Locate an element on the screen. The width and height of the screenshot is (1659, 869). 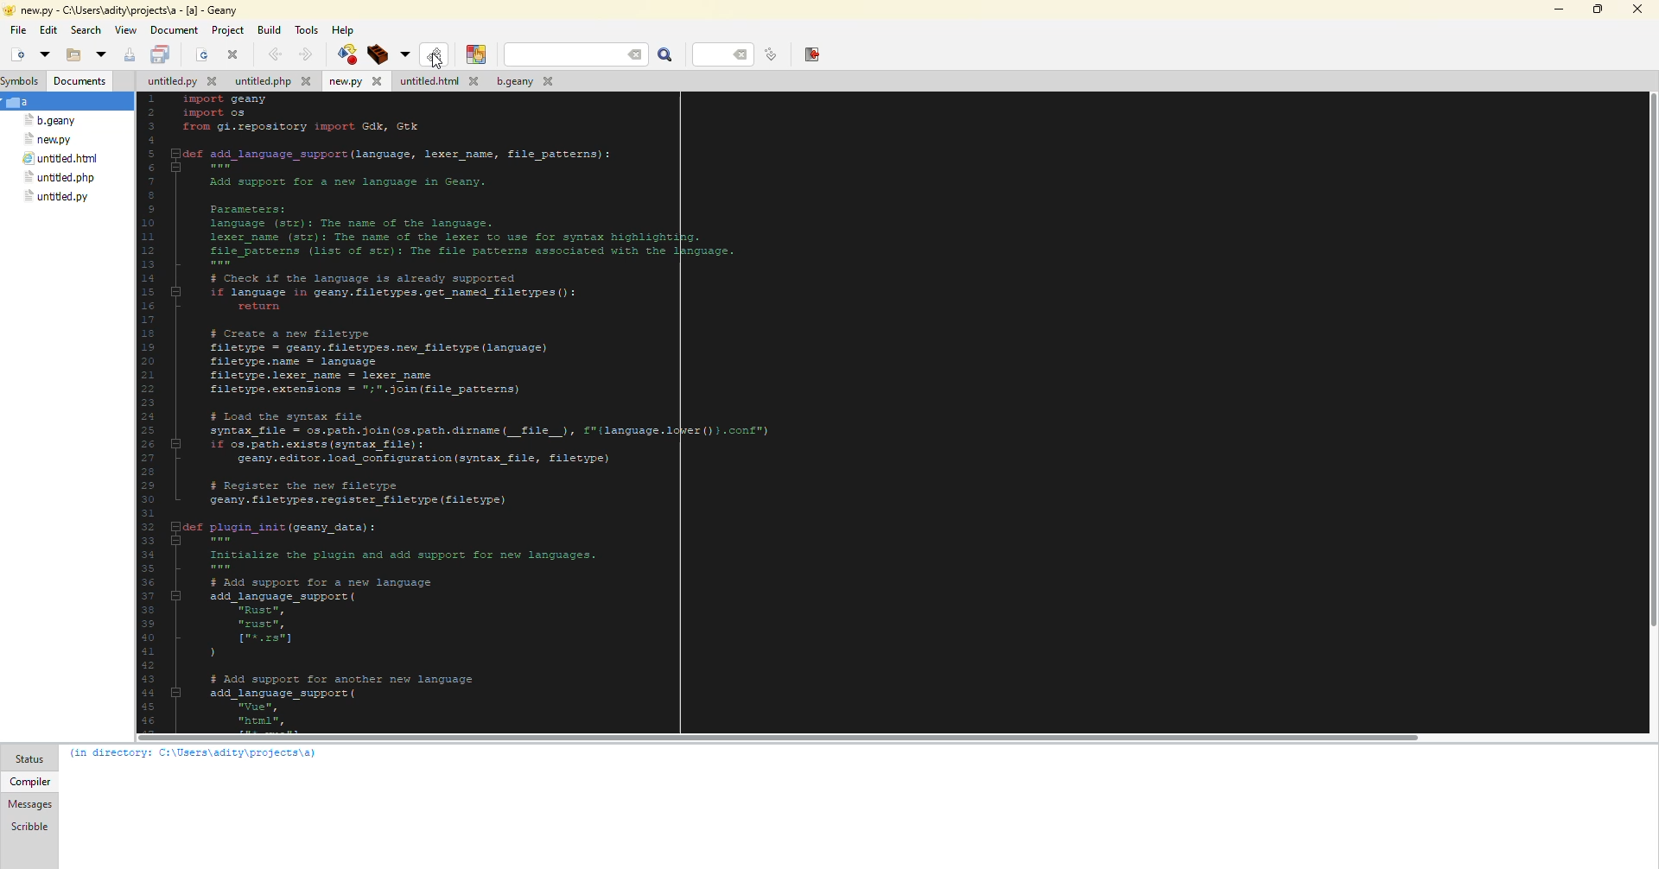
exit is located at coordinates (813, 55).